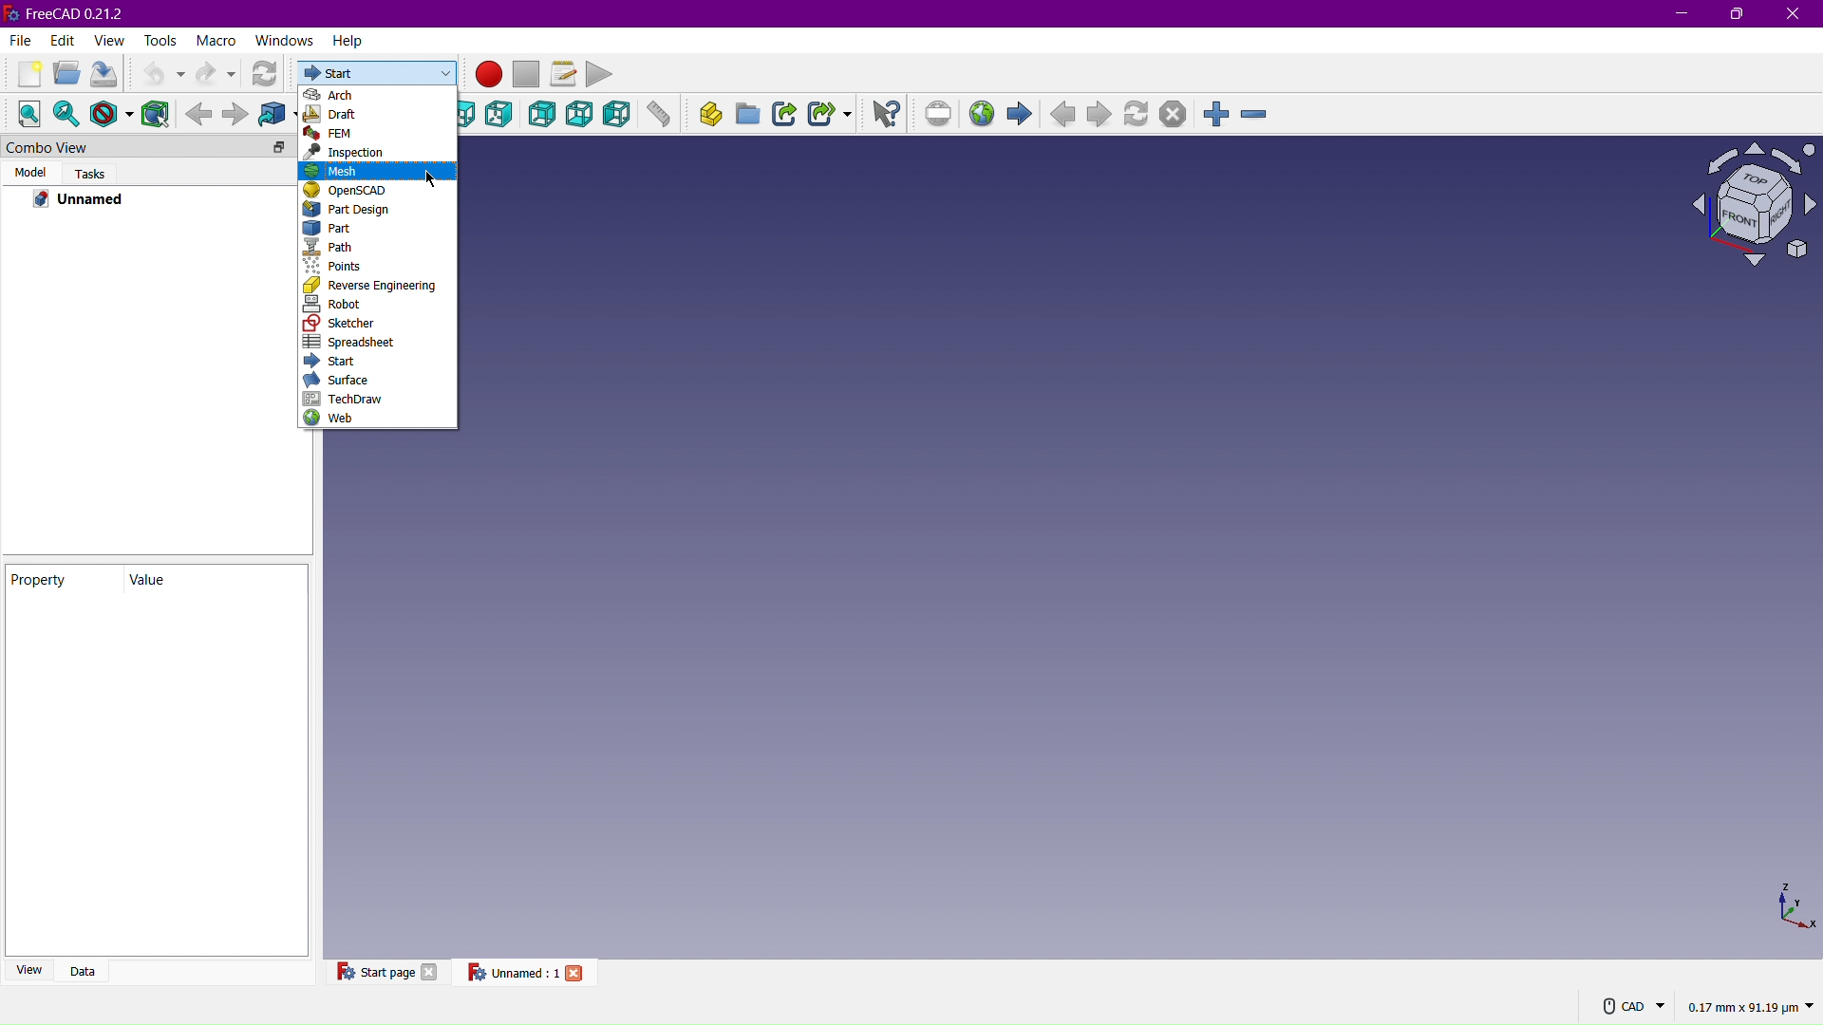 The width and height of the screenshot is (1823, 1025). I want to click on Open webpage, so click(985, 115).